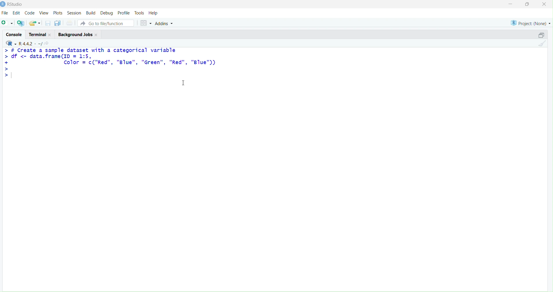  What do you see at coordinates (16, 4) in the screenshot?
I see `RStudio` at bounding box center [16, 4].